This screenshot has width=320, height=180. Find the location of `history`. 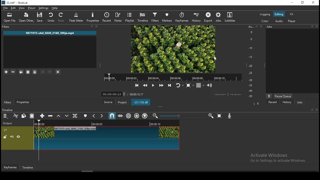

history is located at coordinates (196, 17).